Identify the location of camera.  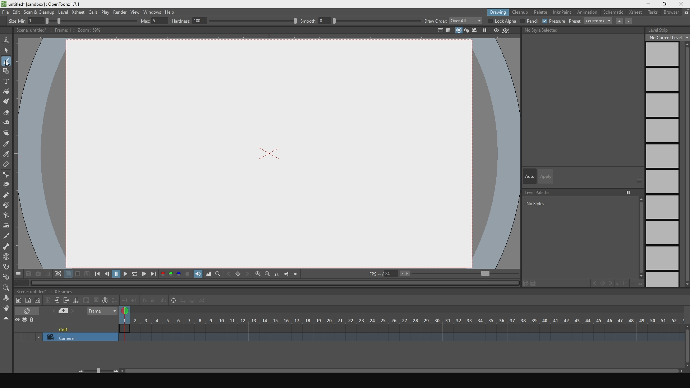
(66, 335).